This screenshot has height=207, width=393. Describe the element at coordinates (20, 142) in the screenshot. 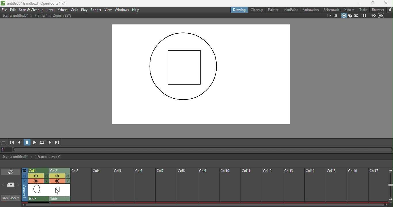

I see `Previous frame` at that location.